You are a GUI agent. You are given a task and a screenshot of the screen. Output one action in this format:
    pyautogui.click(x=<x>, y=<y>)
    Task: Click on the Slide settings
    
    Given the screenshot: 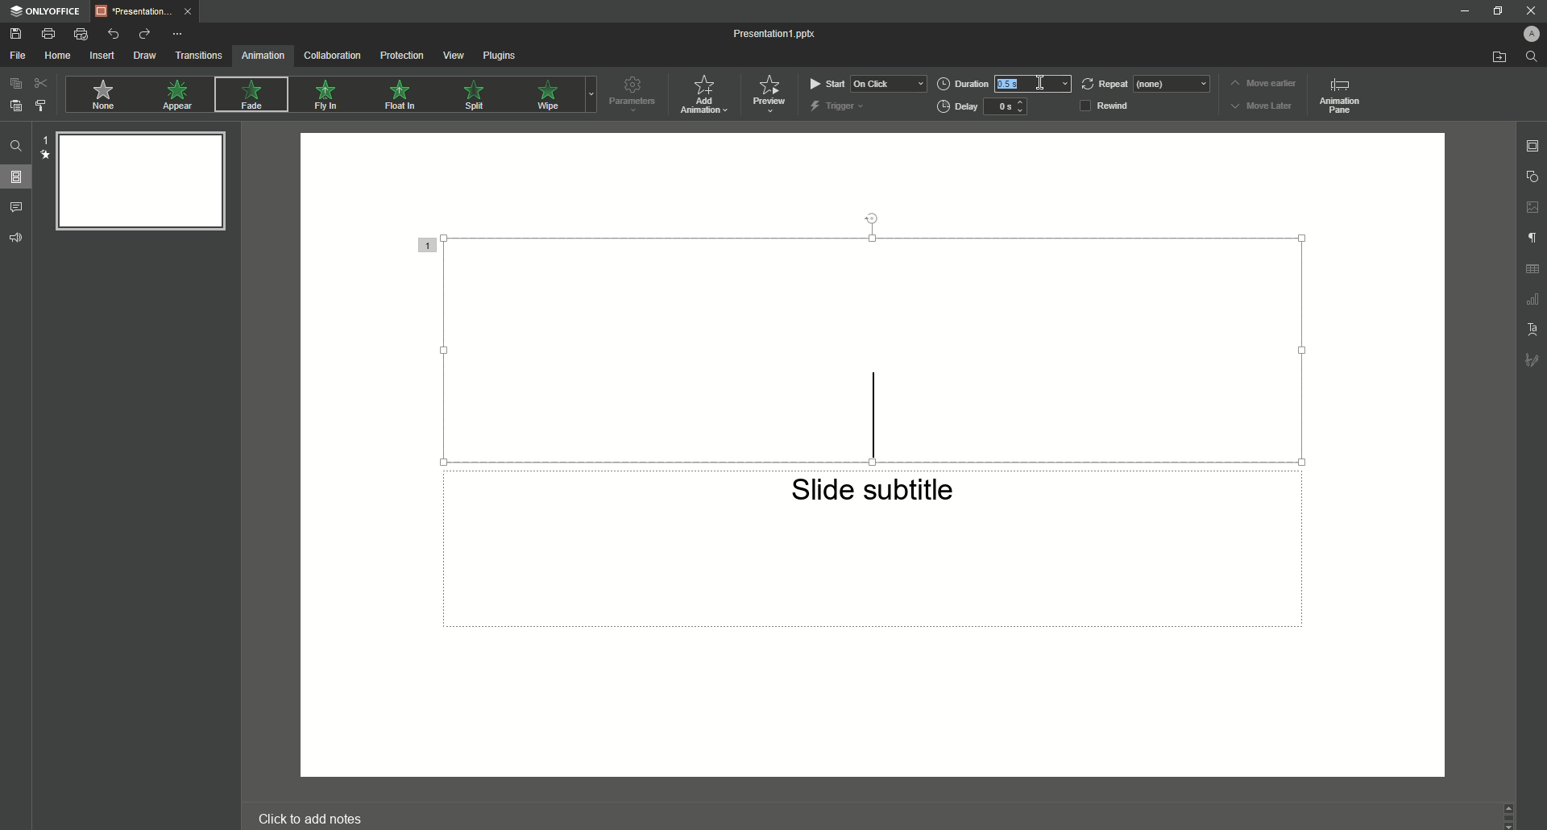 What is the action you would take?
    pyautogui.click(x=1532, y=145)
    